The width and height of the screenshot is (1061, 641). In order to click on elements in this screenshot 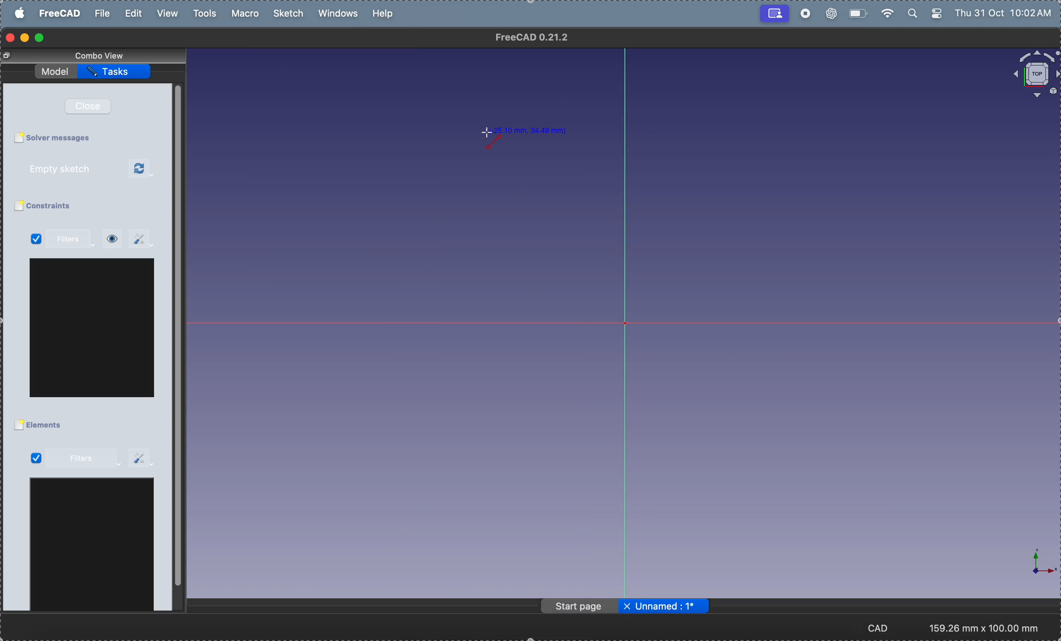, I will do `click(47, 426)`.